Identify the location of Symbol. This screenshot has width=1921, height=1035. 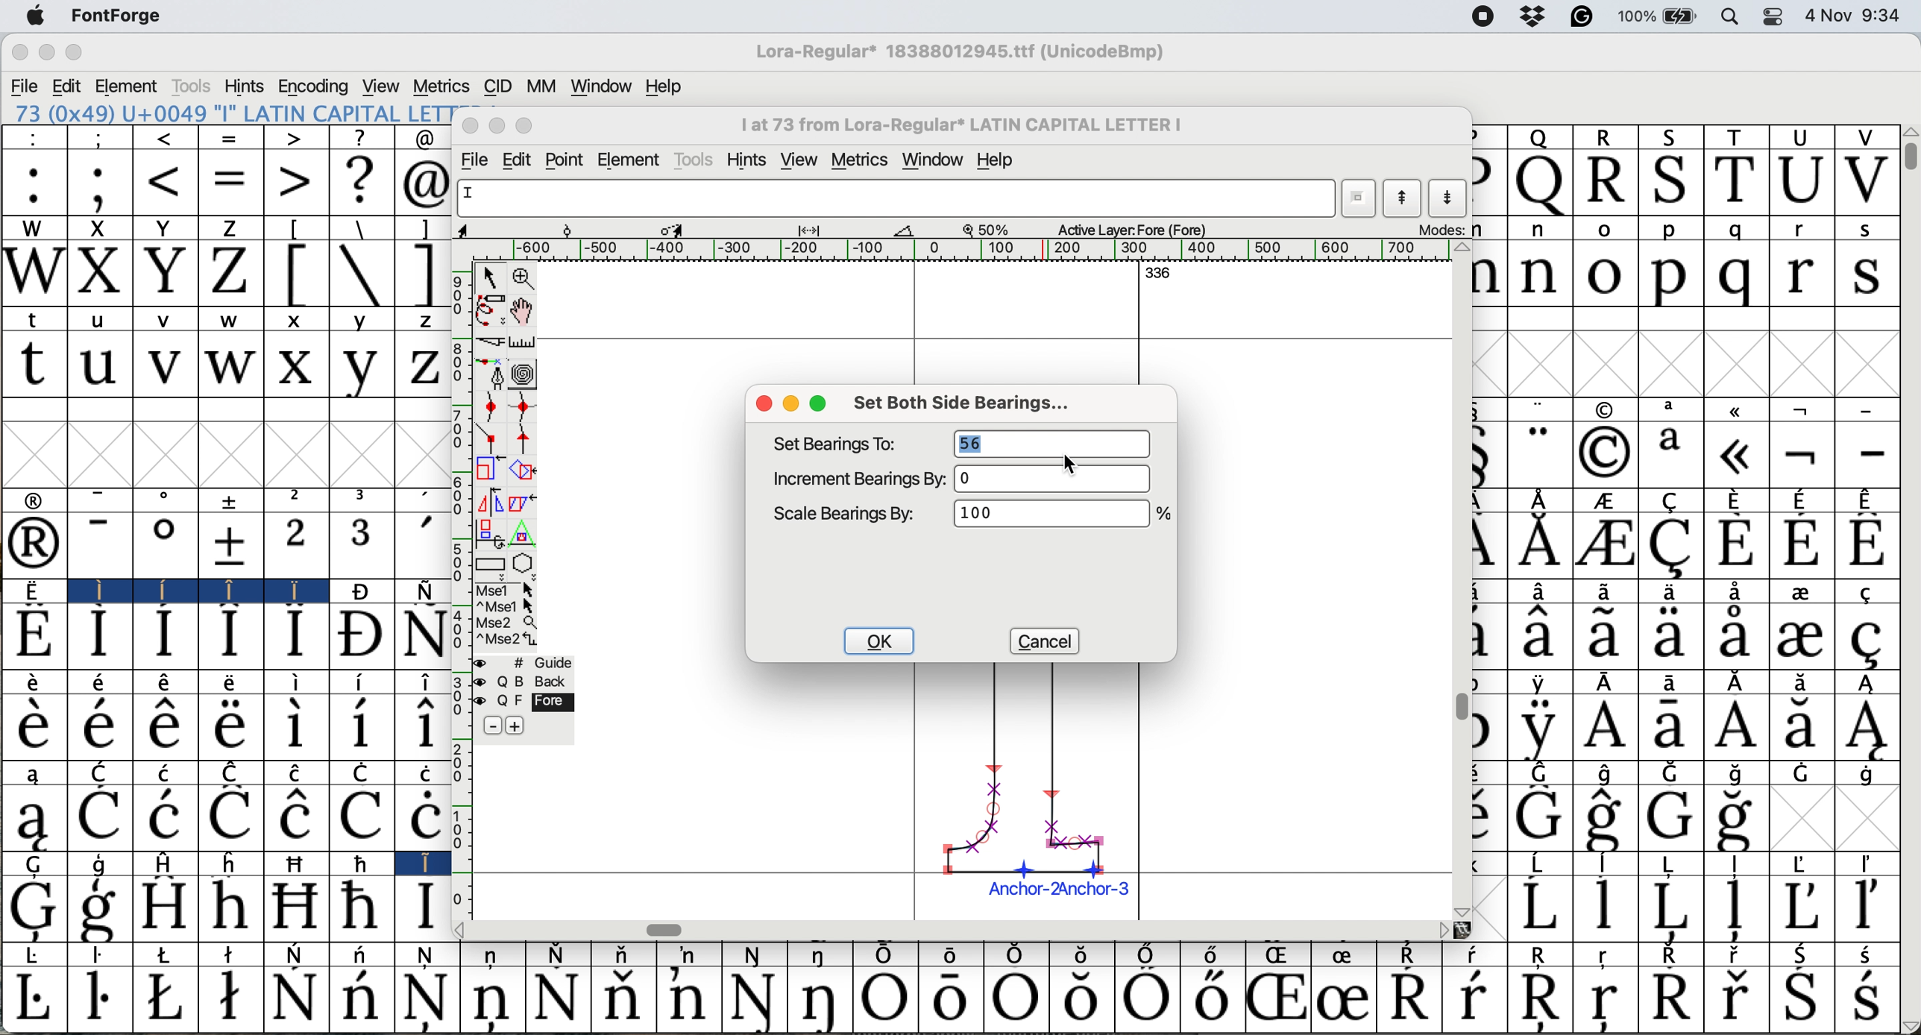
(1802, 999).